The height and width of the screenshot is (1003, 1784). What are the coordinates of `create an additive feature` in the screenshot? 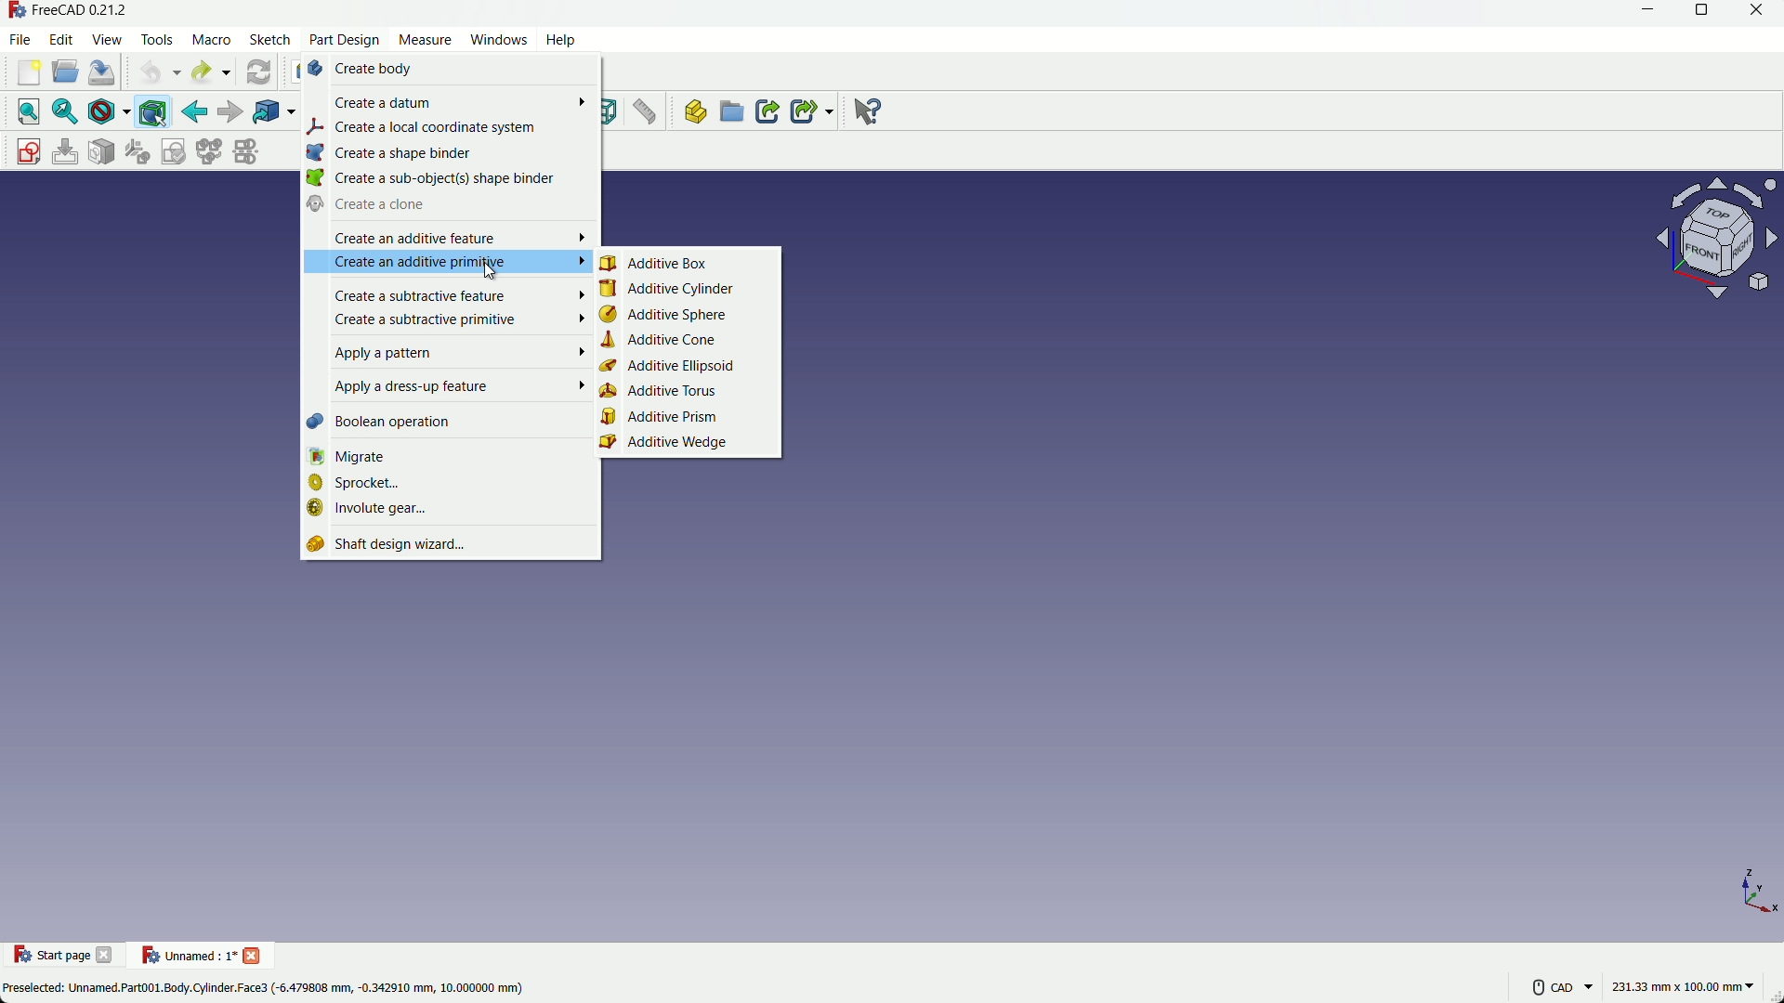 It's located at (443, 237).